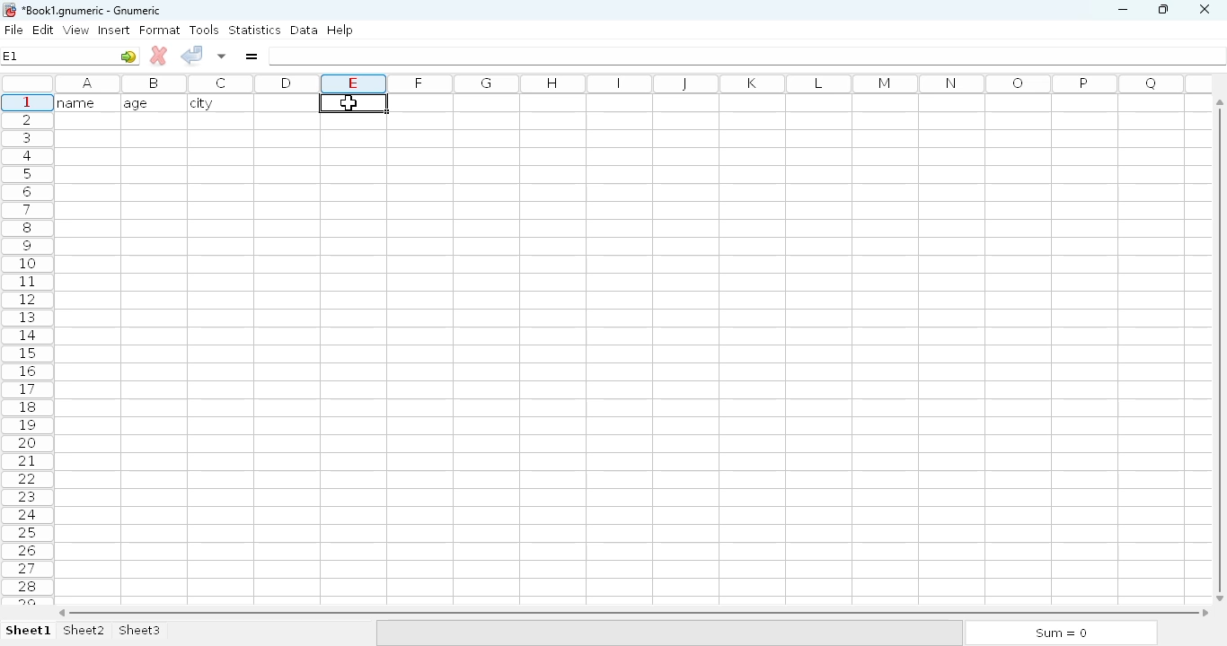  What do you see at coordinates (206, 103) in the screenshot?
I see `city (heading)` at bounding box center [206, 103].